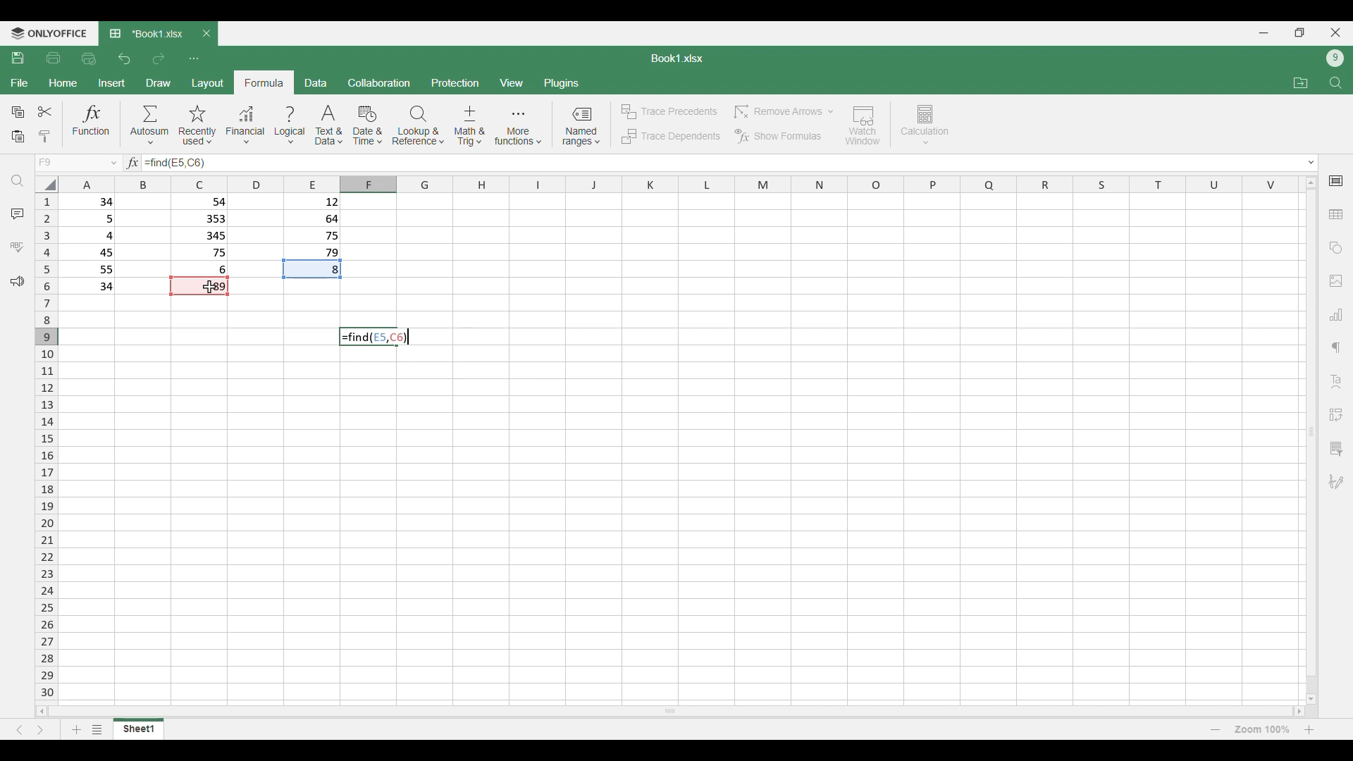 The height and width of the screenshot is (761, 1353). Describe the element at coordinates (196, 163) in the screenshot. I see `Selected cell added` at that location.